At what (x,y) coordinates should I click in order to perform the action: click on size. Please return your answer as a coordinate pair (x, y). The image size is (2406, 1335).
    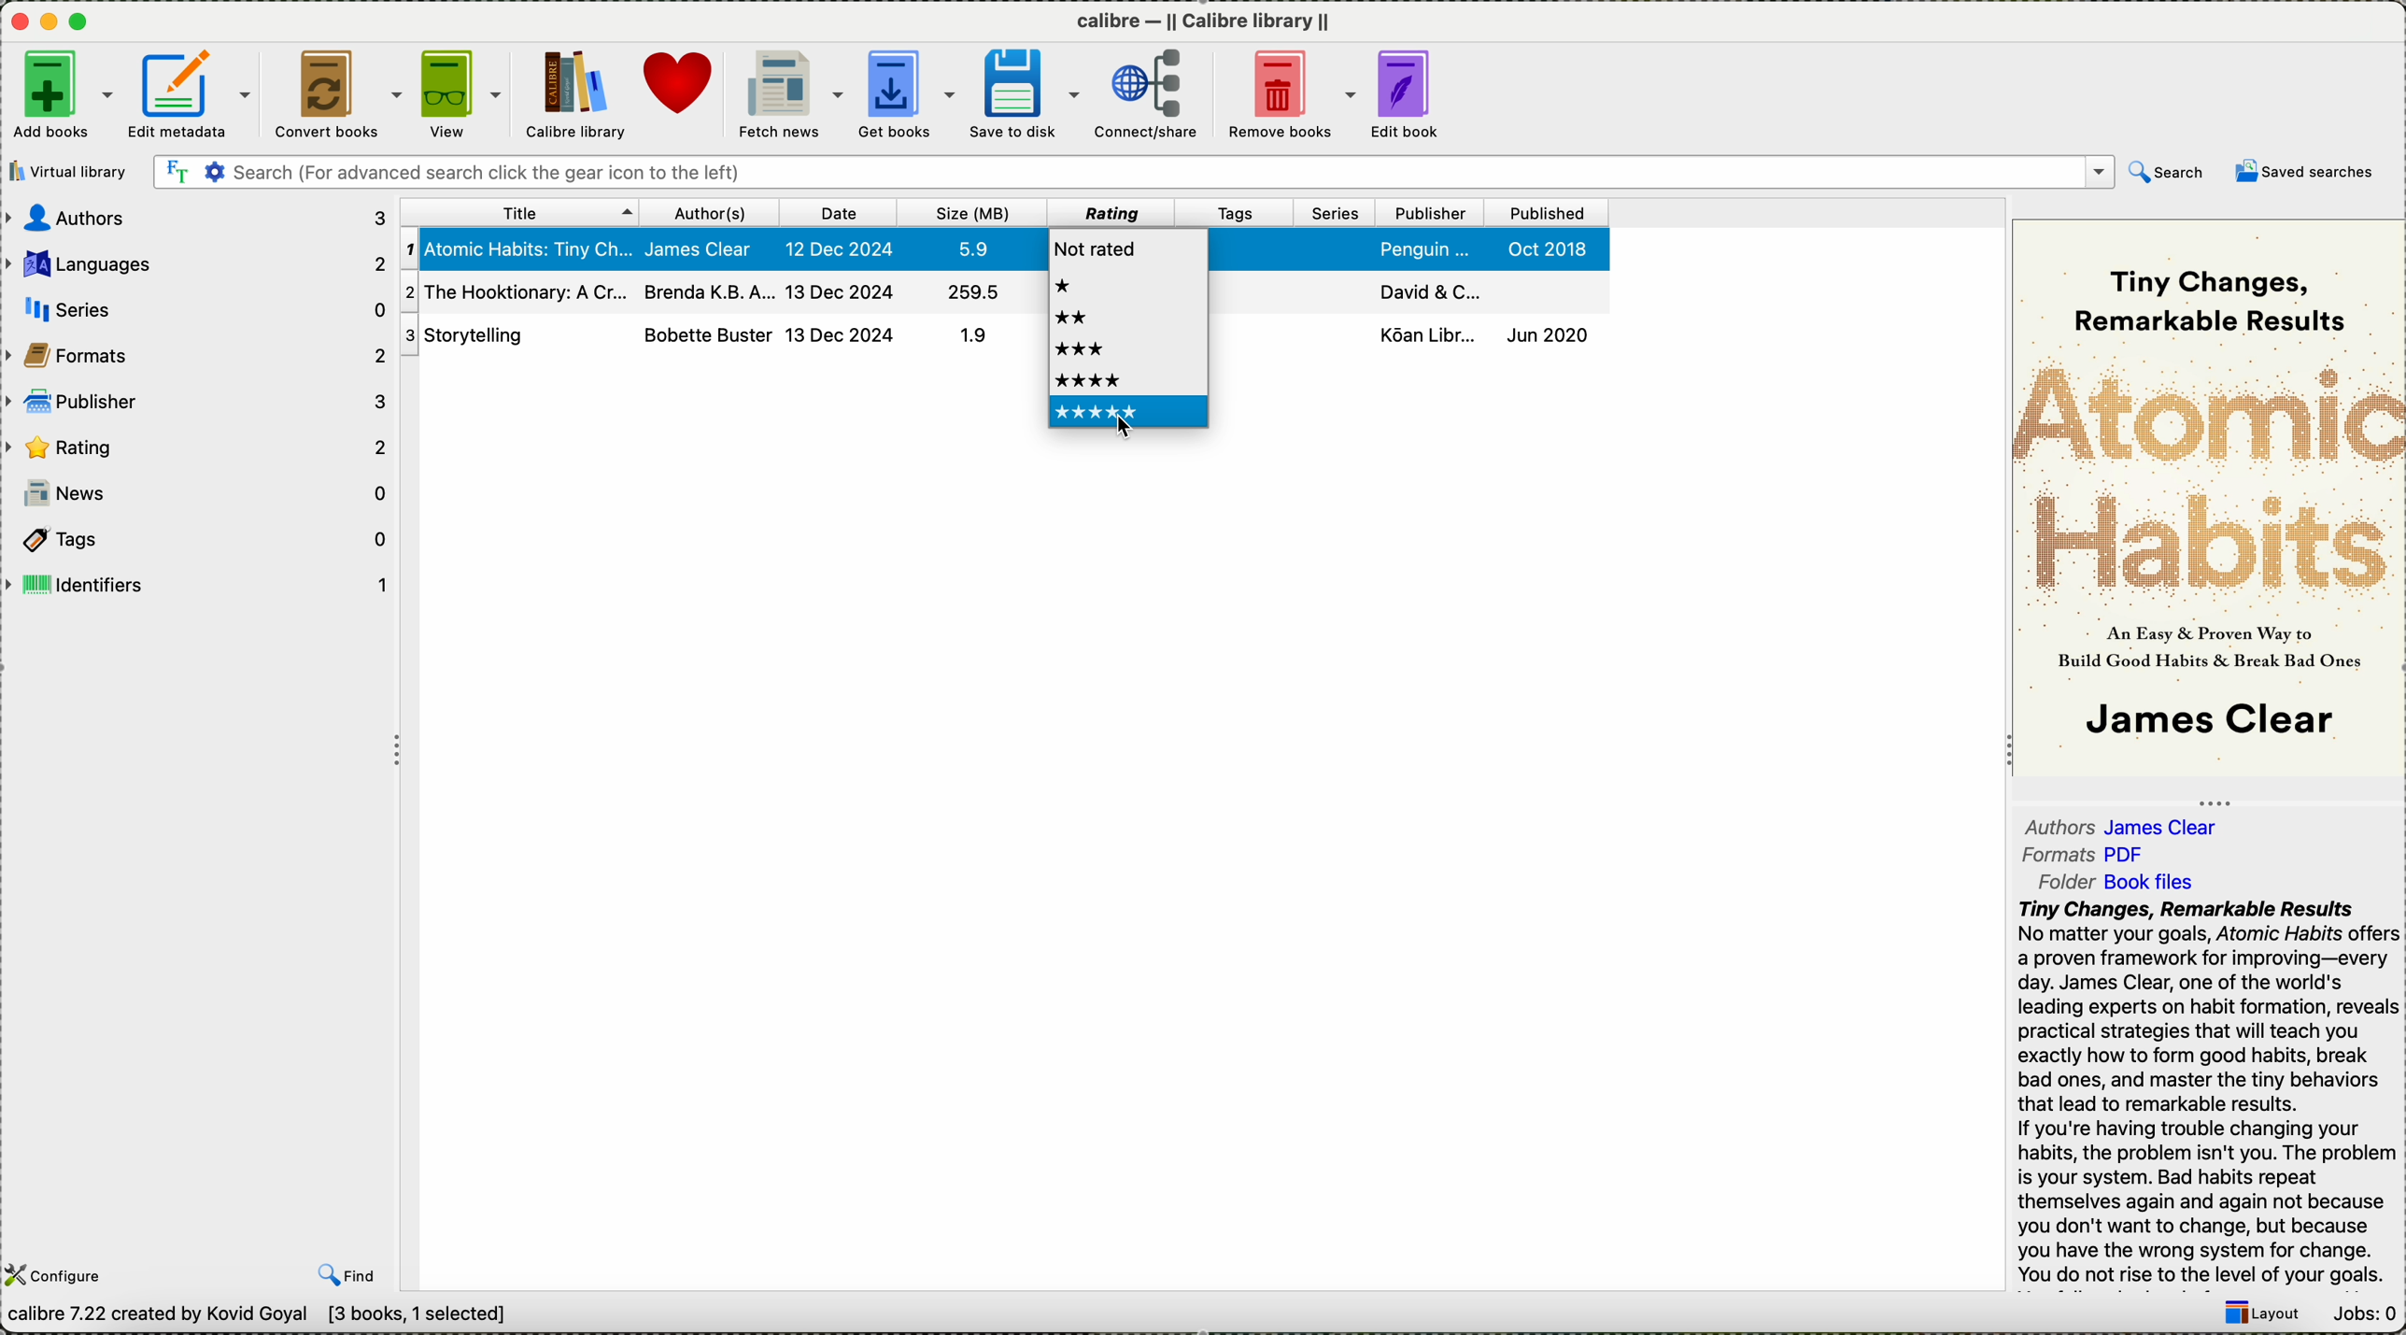
    Looking at the image, I should click on (969, 212).